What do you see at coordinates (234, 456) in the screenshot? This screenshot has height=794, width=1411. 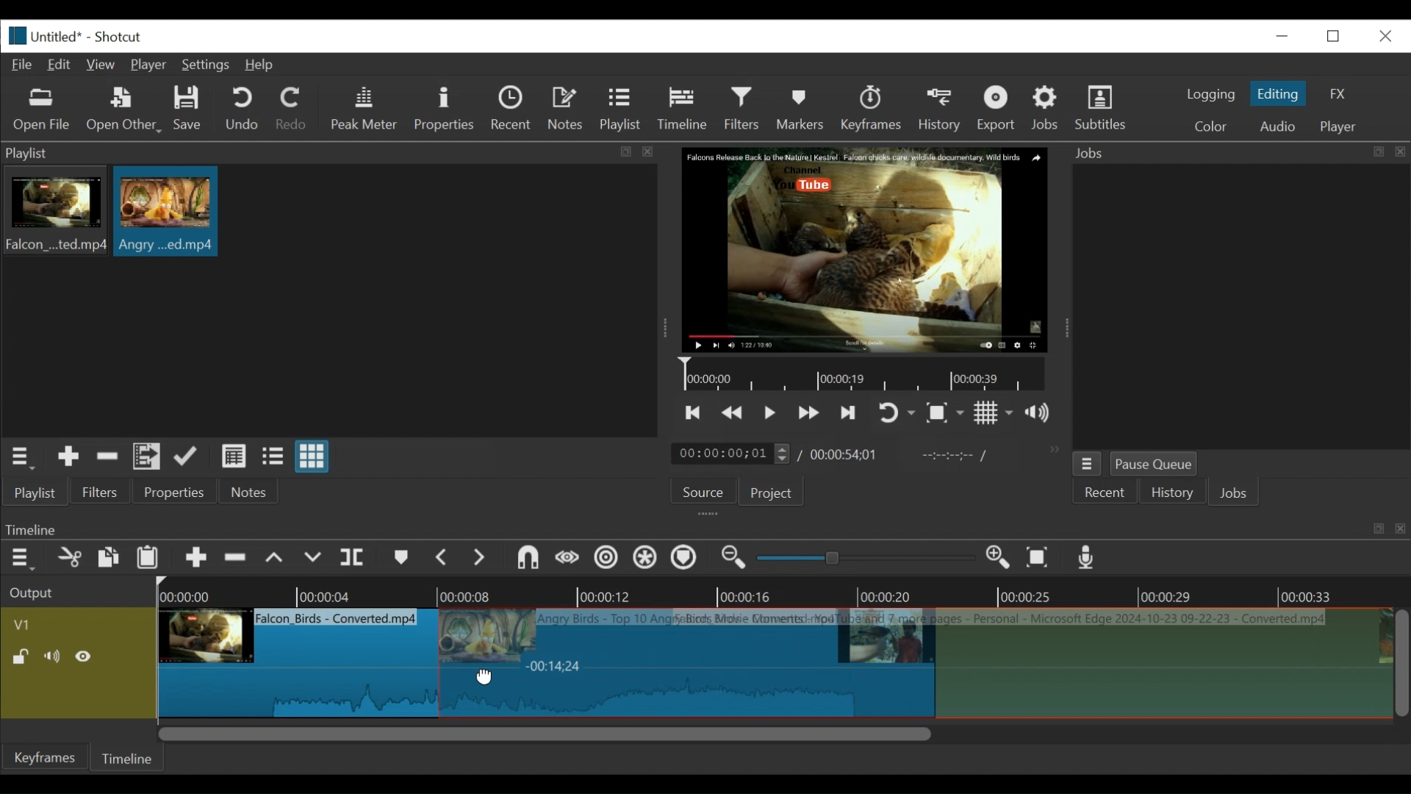 I see `view as details` at bounding box center [234, 456].